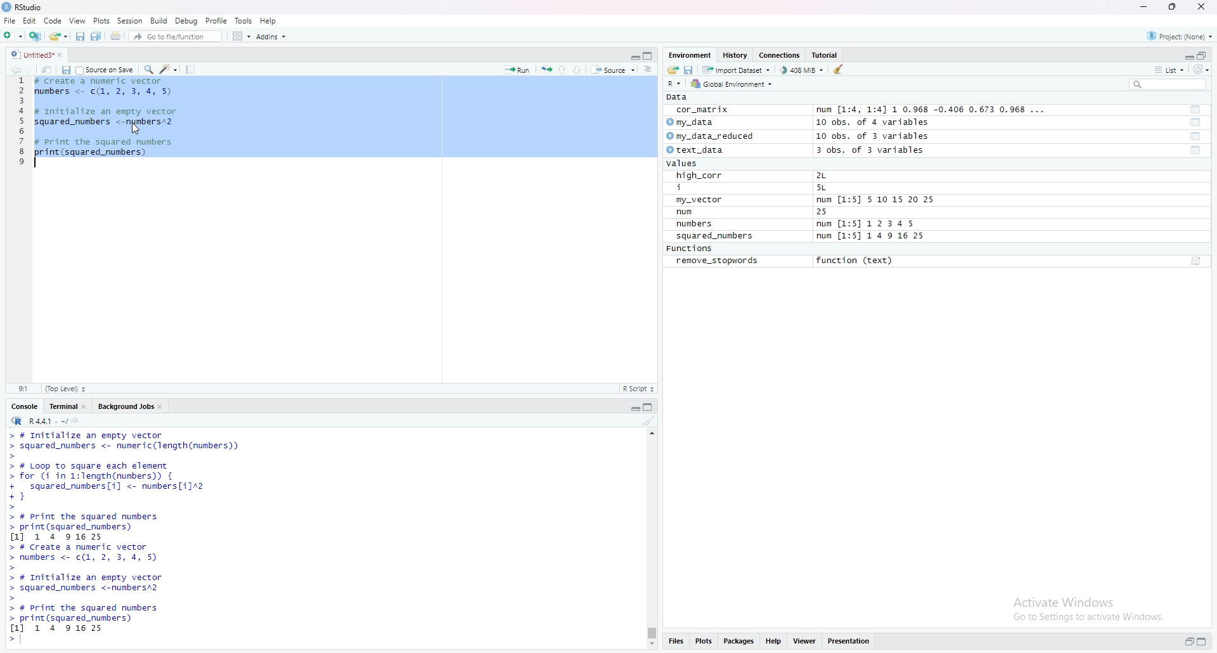  Describe the element at coordinates (187, 20) in the screenshot. I see `Debug` at that location.